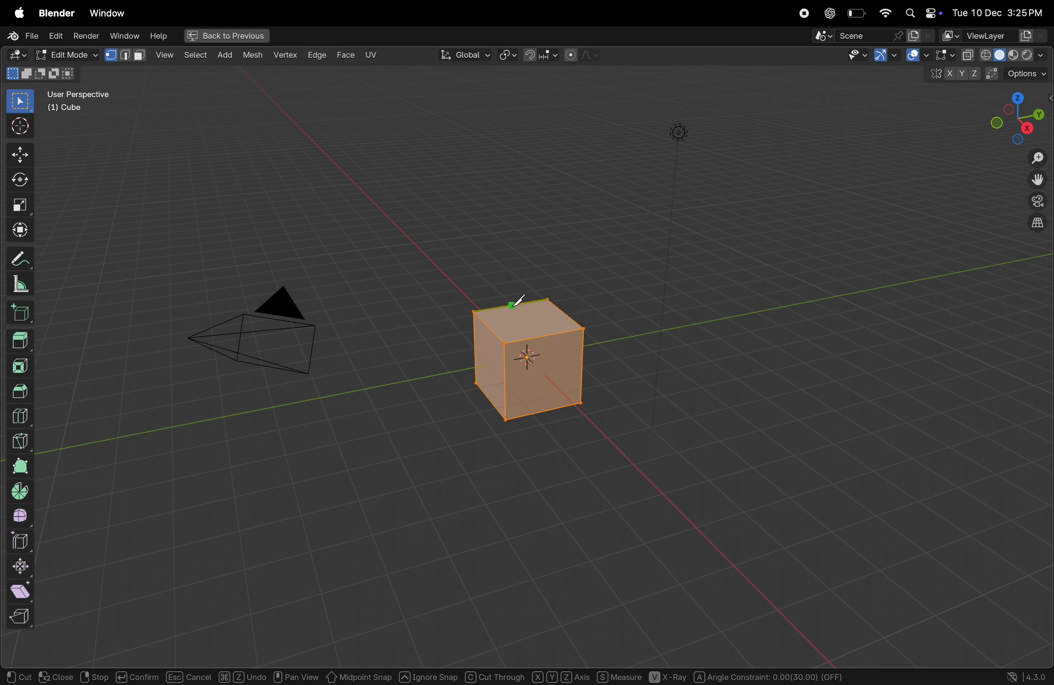  What do you see at coordinates (286, 56) in the screenshot?
I see `vertex` at bounding box center [286, 56].